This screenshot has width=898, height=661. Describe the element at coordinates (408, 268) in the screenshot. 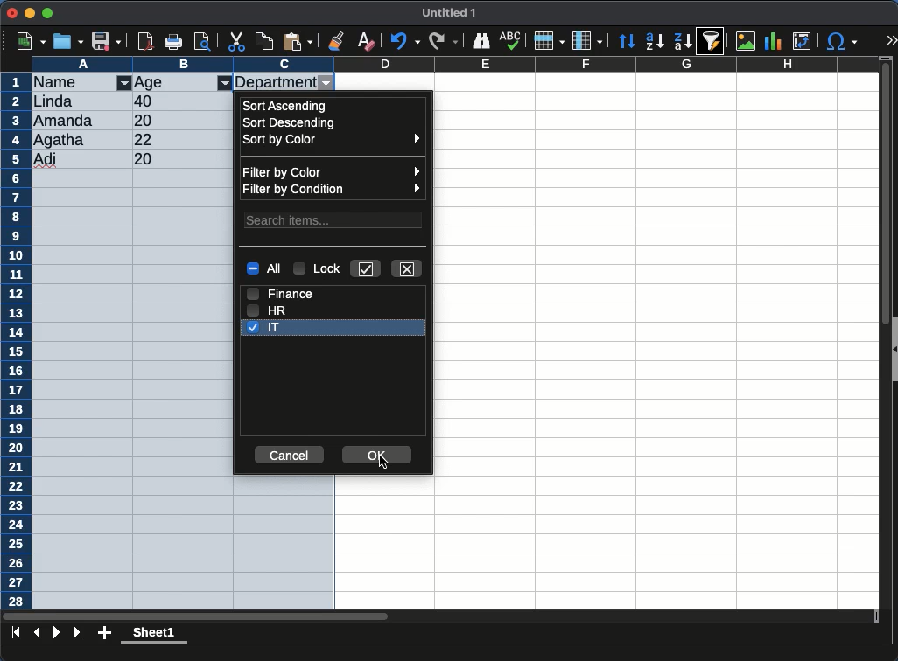

I see `close` at that location.